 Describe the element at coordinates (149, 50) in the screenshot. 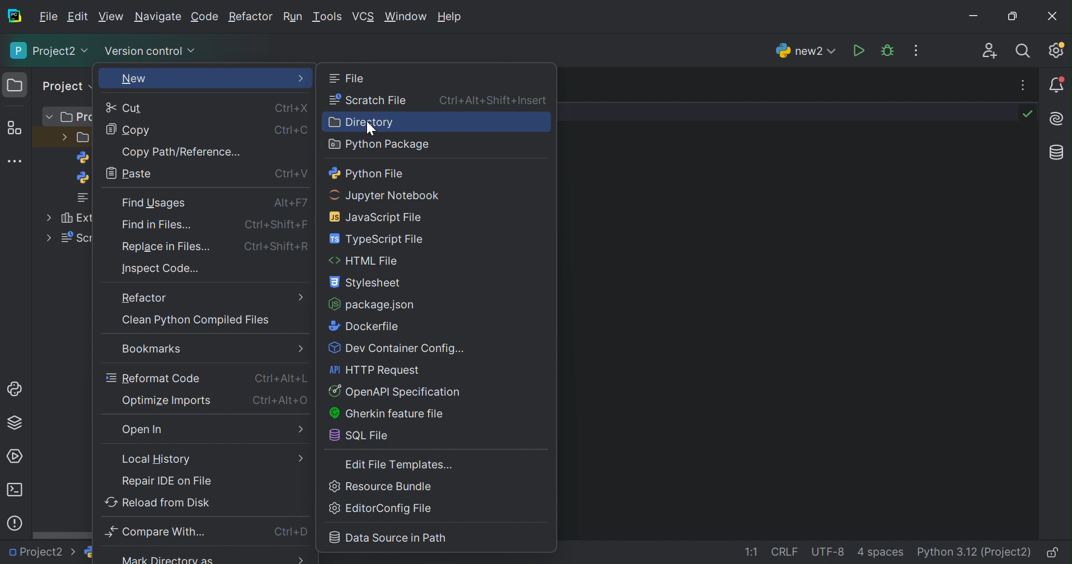

I see `Version control` at that location.